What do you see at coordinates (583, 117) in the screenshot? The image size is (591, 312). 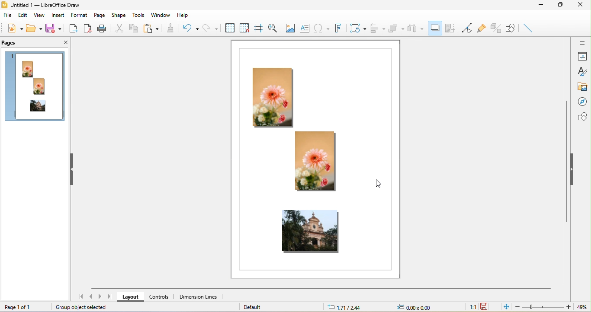 I see `shapes` at bounding box center [583, 117].